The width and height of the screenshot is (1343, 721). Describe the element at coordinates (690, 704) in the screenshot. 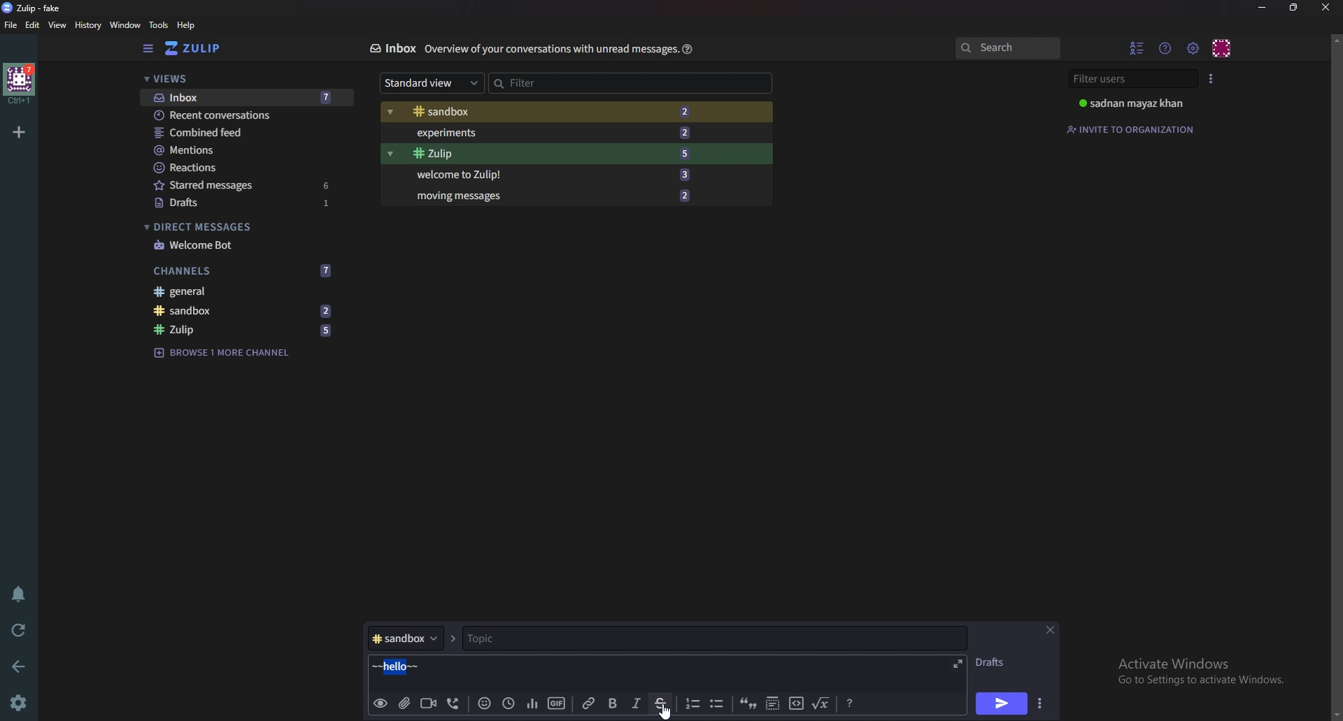

I see `Number list` at that location.